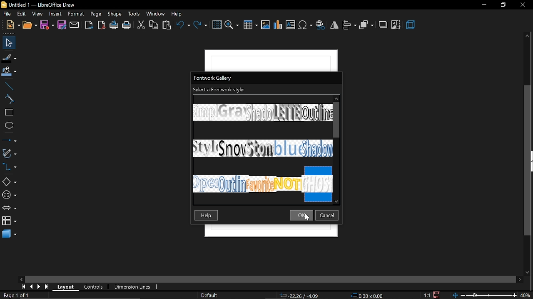  Describe the element at coordinates (349, 26) in the screenshot. I see `align` at that location.